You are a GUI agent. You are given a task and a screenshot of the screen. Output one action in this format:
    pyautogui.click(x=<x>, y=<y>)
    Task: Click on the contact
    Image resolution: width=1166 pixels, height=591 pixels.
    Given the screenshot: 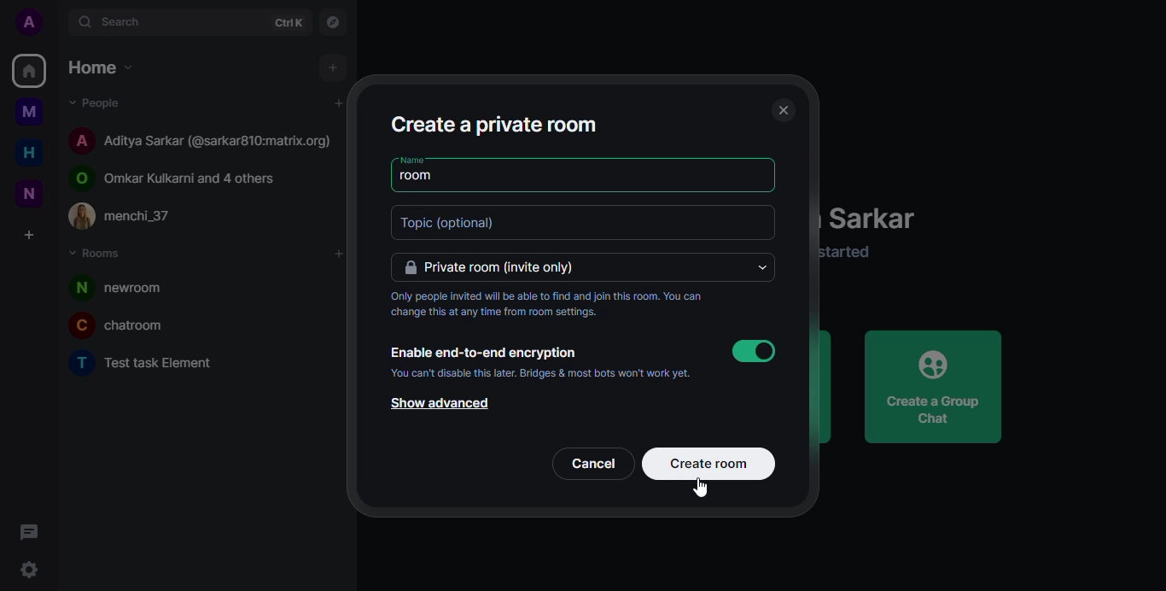 What is the action you would take?
    pyautogui.click(x=133, y=218)
    